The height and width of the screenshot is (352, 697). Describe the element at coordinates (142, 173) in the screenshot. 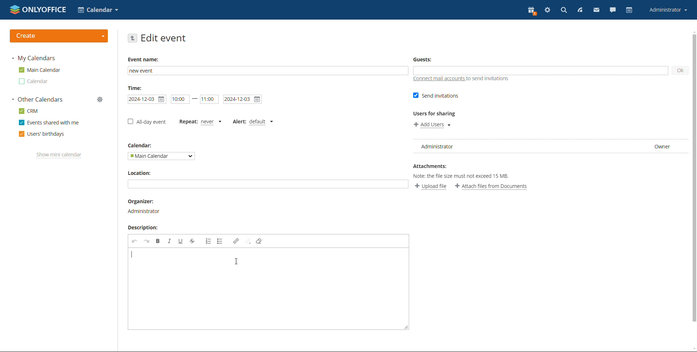

I see `Location:` at that location.